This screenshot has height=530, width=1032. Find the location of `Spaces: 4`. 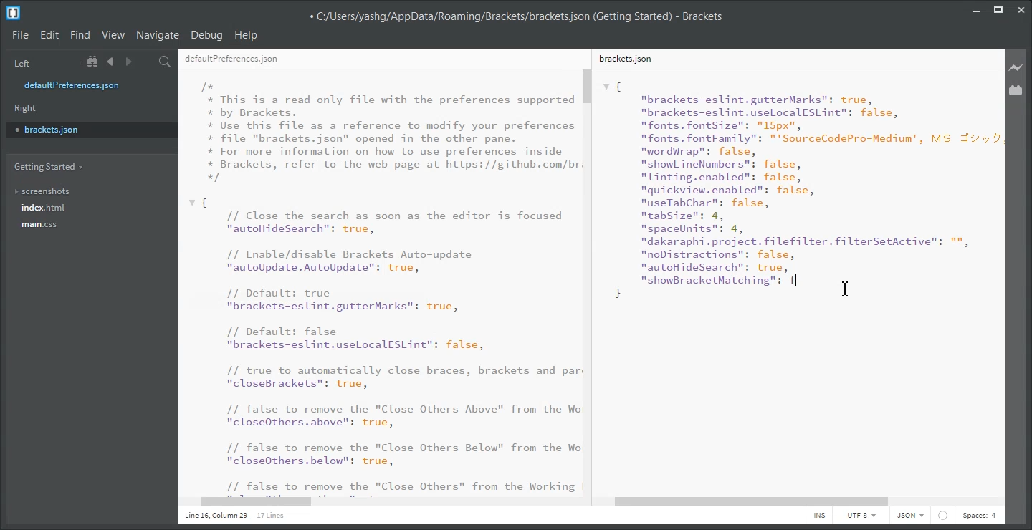

Spaces: 4 is located at coordinates (979, 516).